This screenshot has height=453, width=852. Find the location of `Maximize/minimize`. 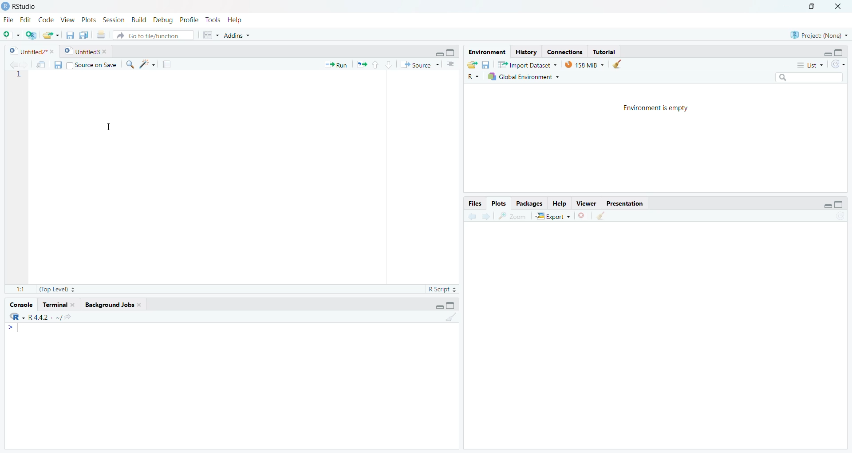

Maximize/minimize is located at coordinates (442, 51).